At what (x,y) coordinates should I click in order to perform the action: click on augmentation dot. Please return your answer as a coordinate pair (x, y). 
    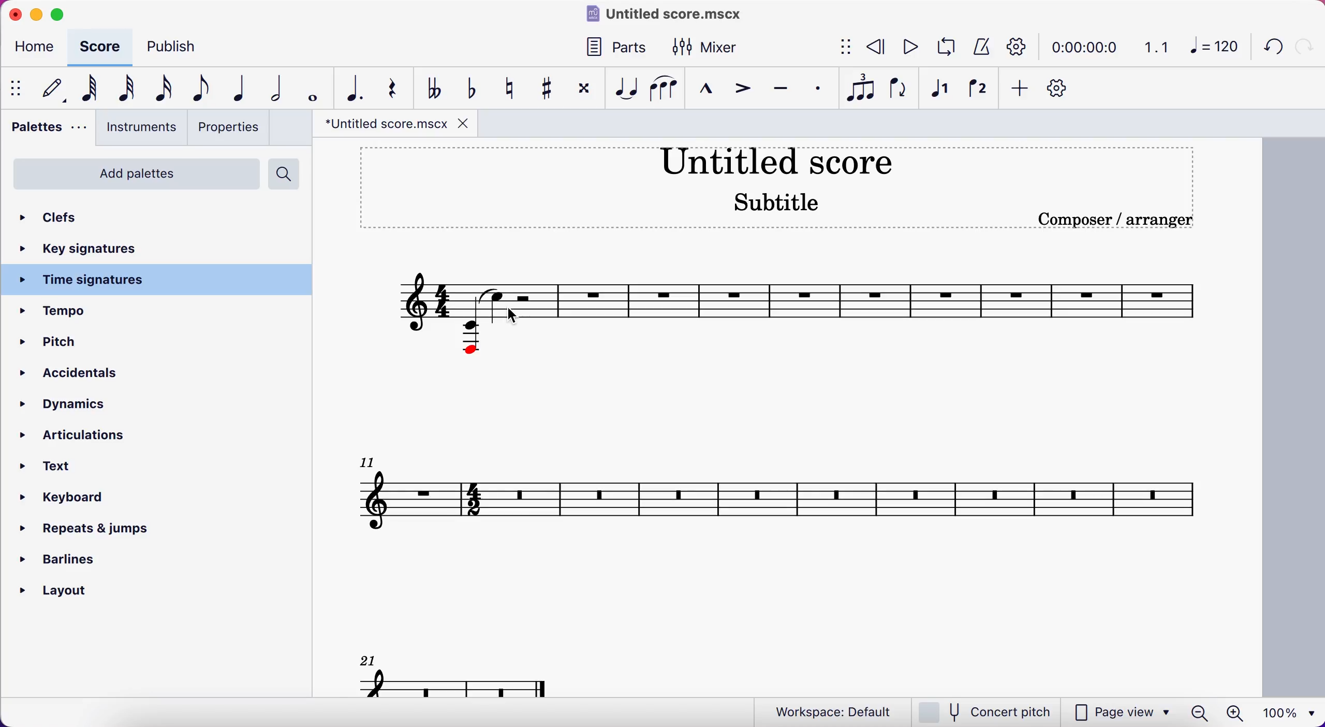
    Looking at the image, I should click on (359, 88).